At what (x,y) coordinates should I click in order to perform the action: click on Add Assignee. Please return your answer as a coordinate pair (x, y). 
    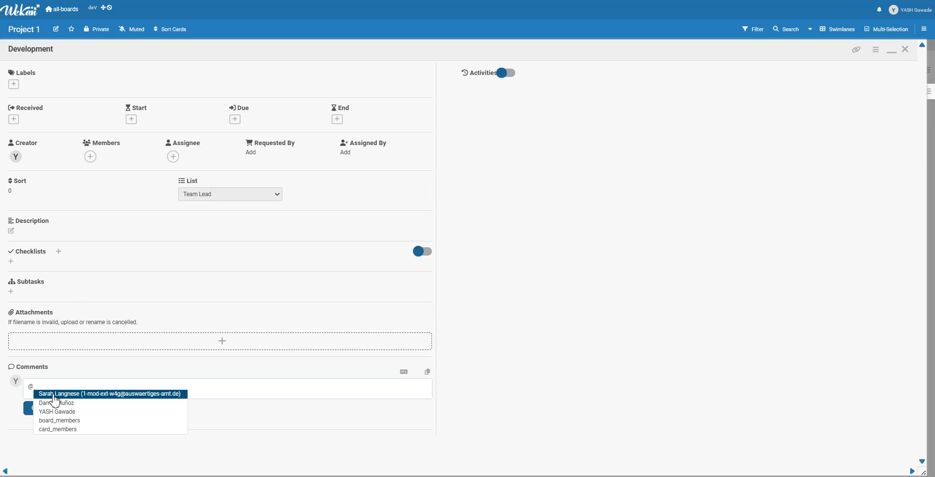
    Looking at the image, I should click on (182, 143).